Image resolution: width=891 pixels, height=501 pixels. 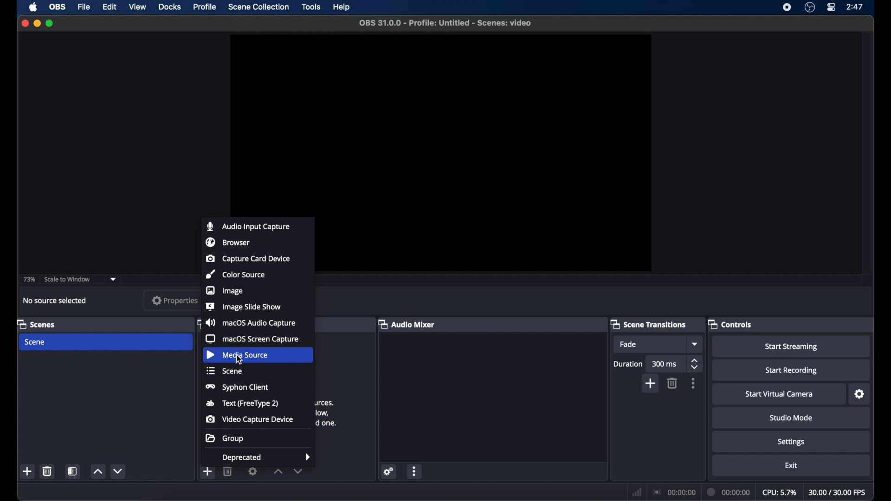 I want to click on macOS screen capture, so click(x=252, y=339).